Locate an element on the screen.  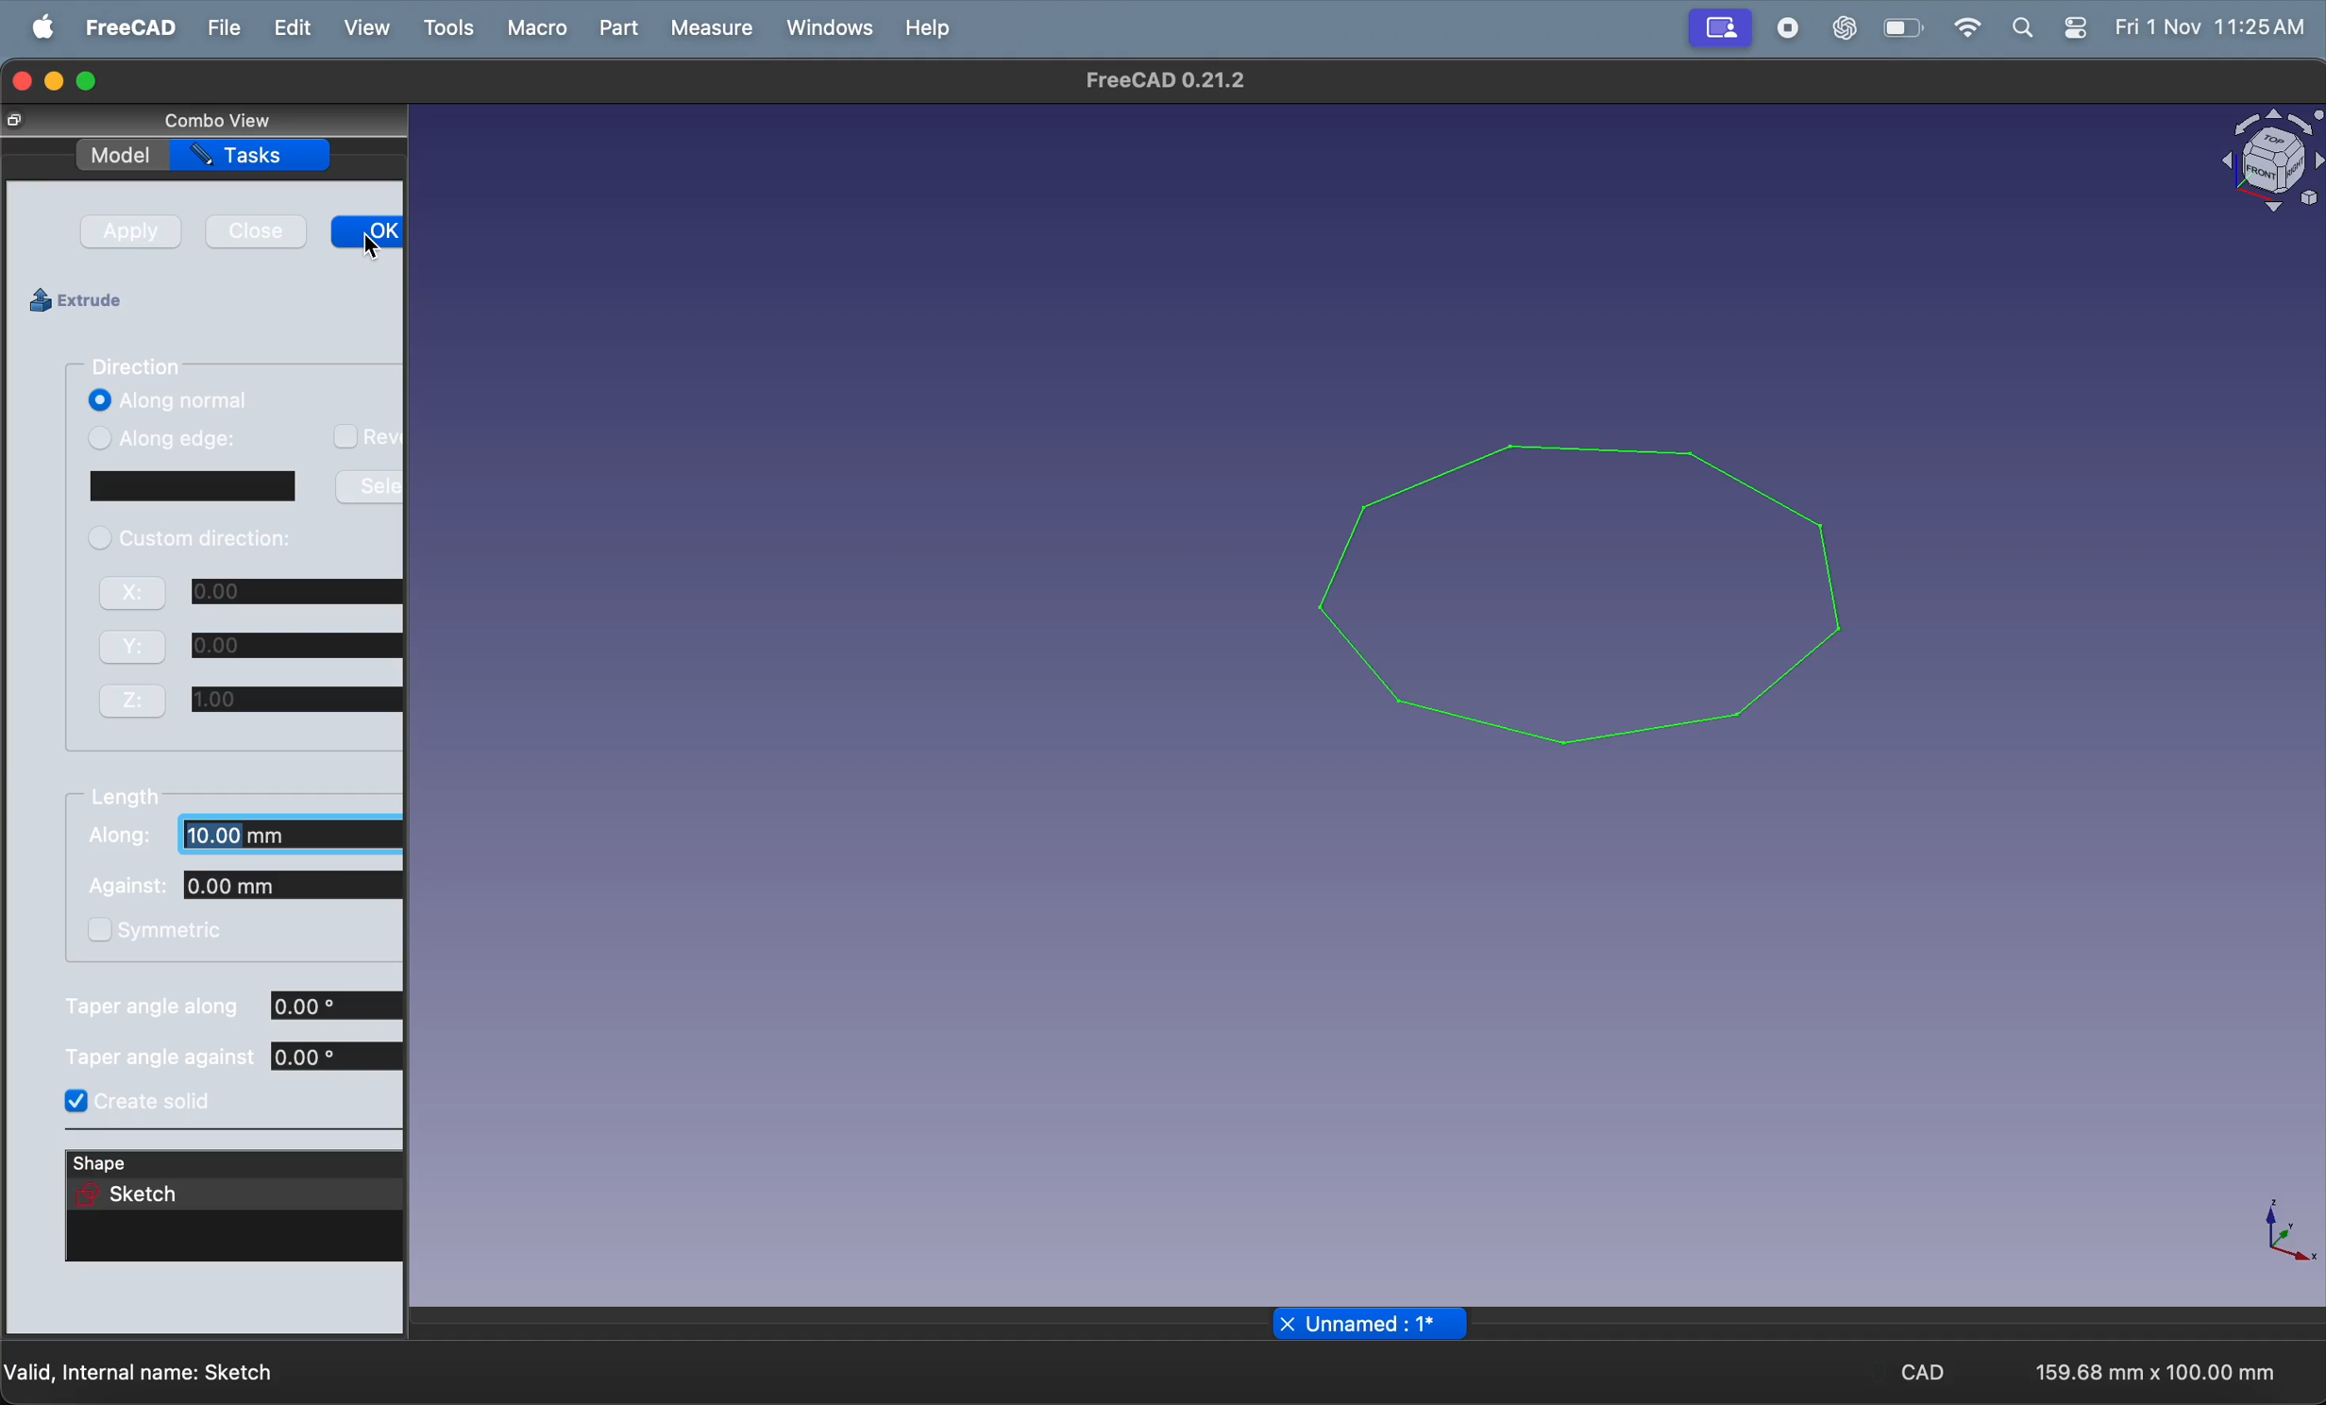
view is located at coordinates (364, 28).